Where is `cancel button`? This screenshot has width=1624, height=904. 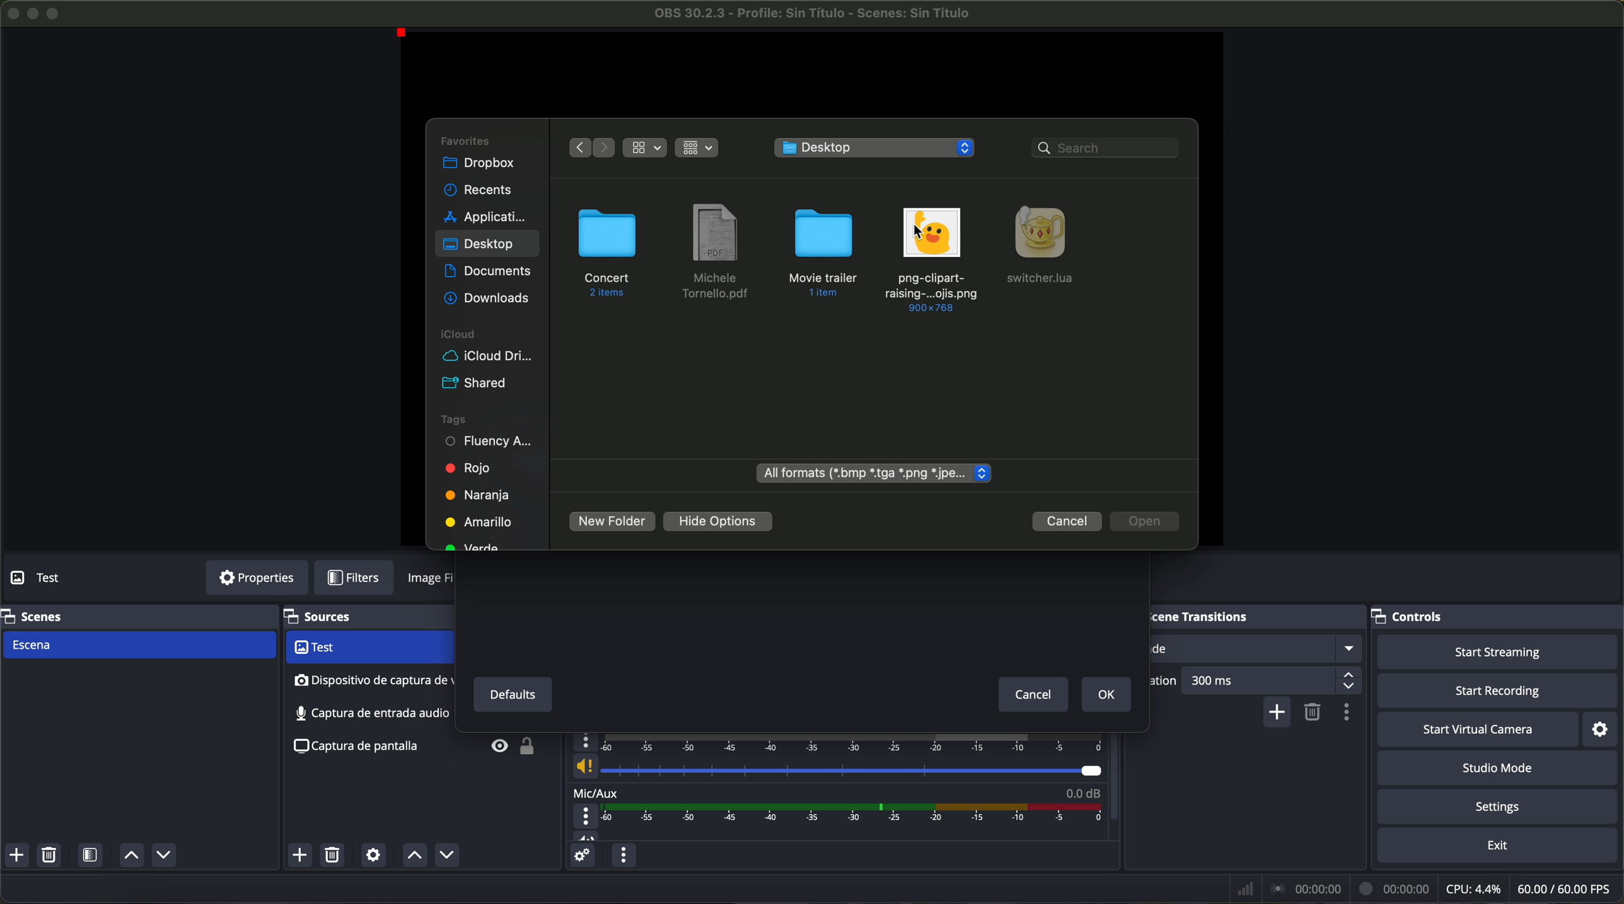
cancel button is located at coordinates (1067, 522).